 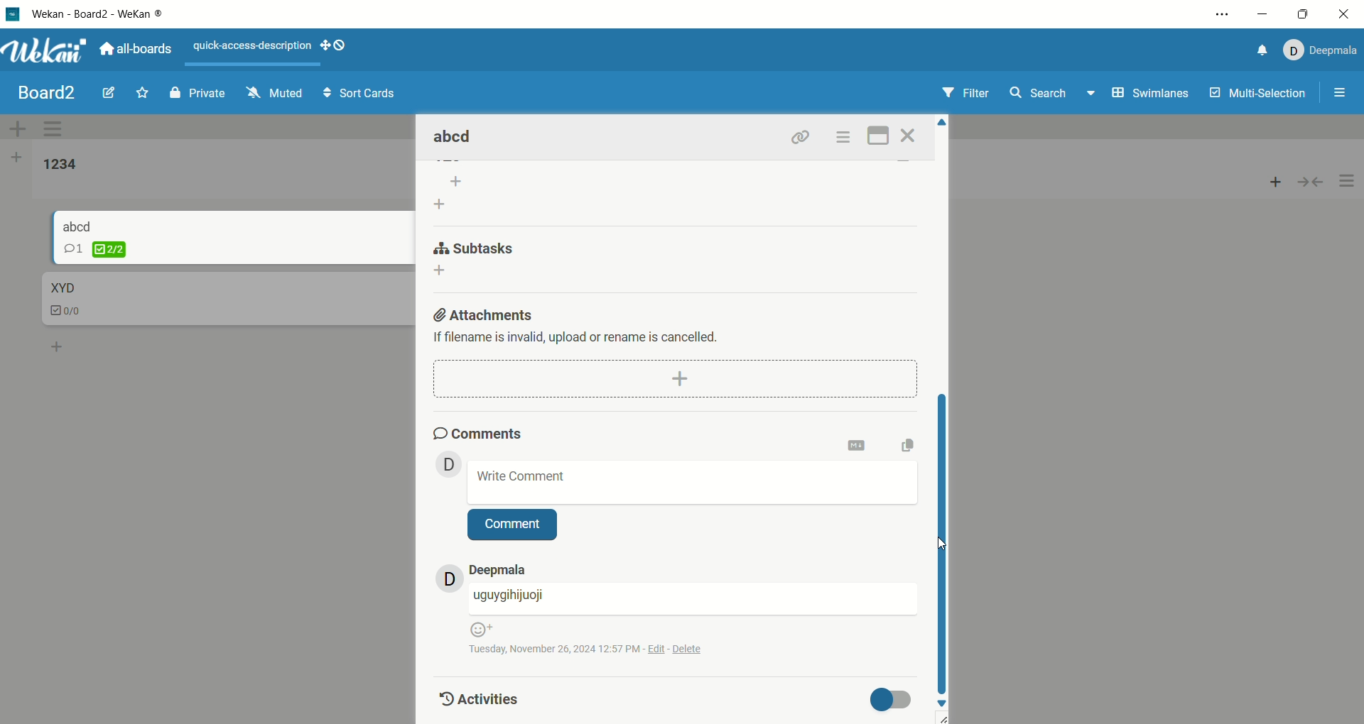 What do you see at coordinates (801, 136) in the screenshot?
I see `link` at bounding box center [801, 136].